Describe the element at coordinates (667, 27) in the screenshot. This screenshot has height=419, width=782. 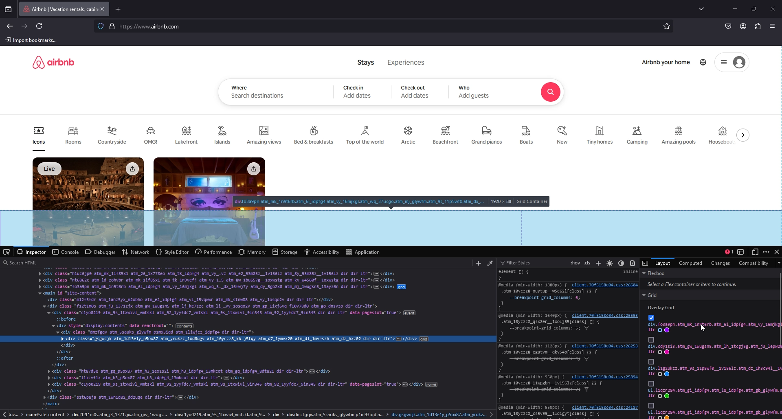
I see `favourites` at that location.